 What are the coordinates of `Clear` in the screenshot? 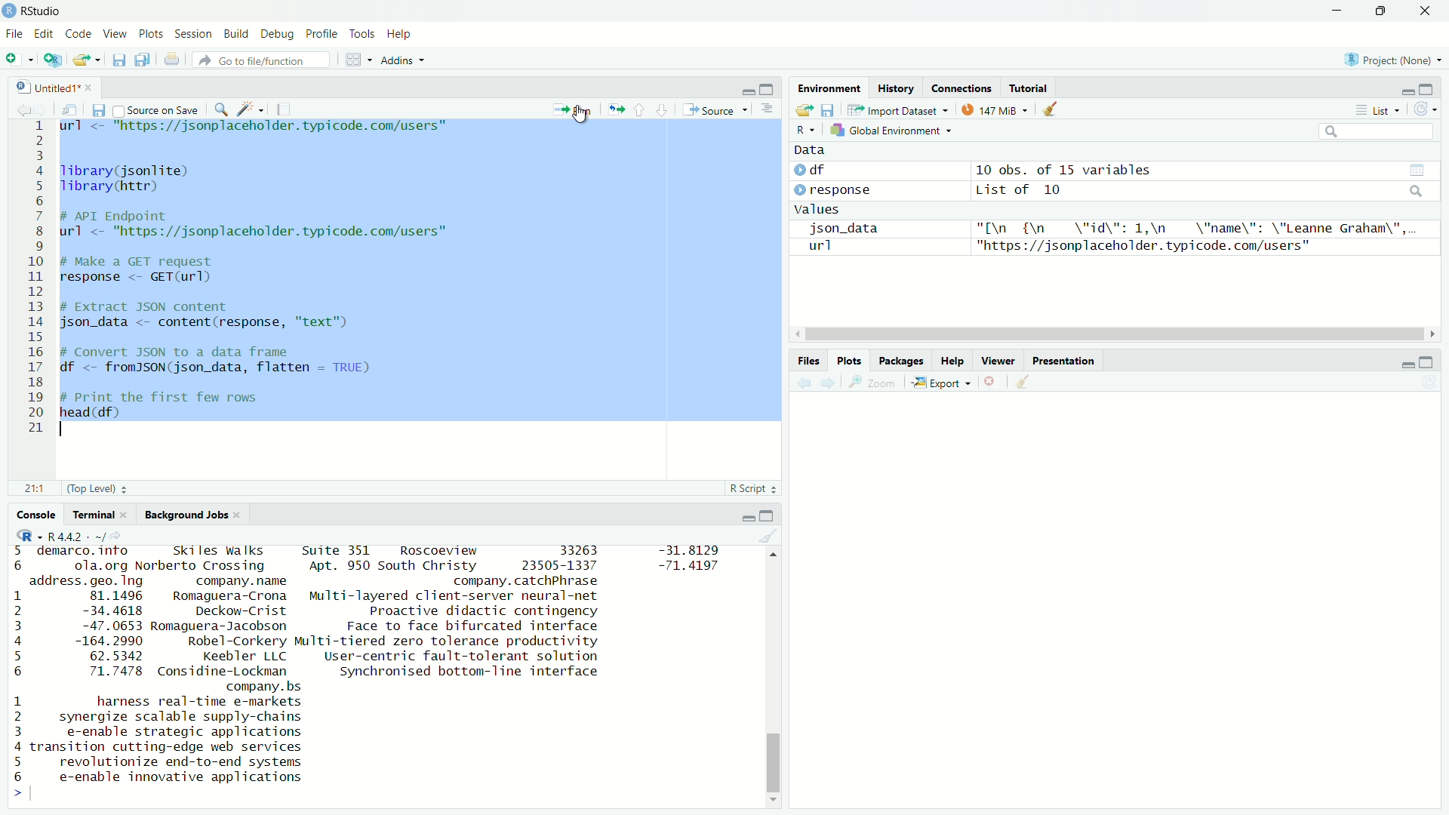 It's located at (768, 537).